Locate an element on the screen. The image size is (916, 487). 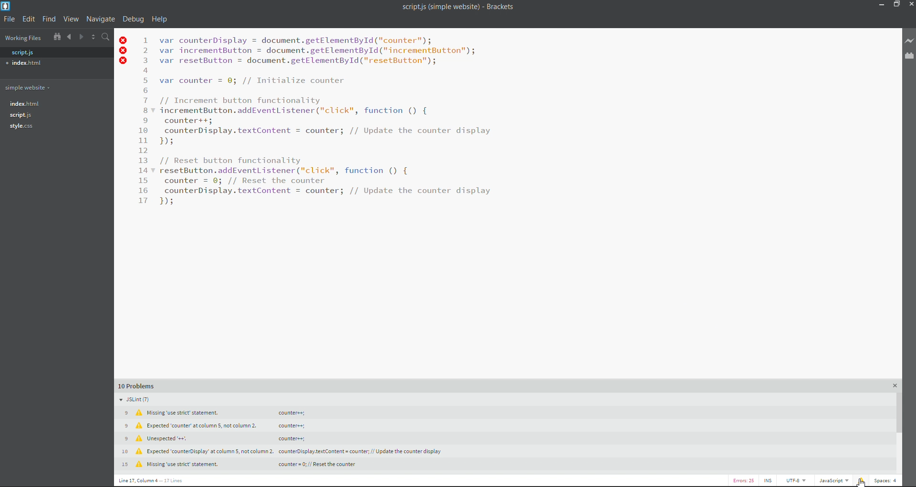
JSLint toggle is located at coordinates (149, 399).